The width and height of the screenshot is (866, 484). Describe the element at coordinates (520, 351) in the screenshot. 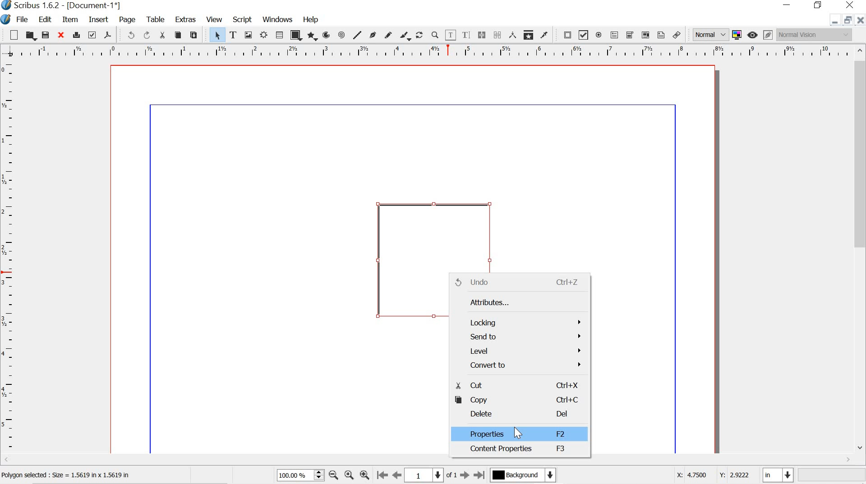

I see `level` at that location.